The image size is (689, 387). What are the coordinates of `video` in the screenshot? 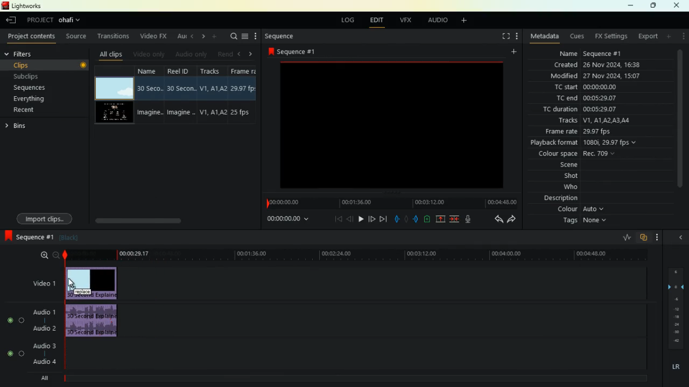 It's located at (113, 113).